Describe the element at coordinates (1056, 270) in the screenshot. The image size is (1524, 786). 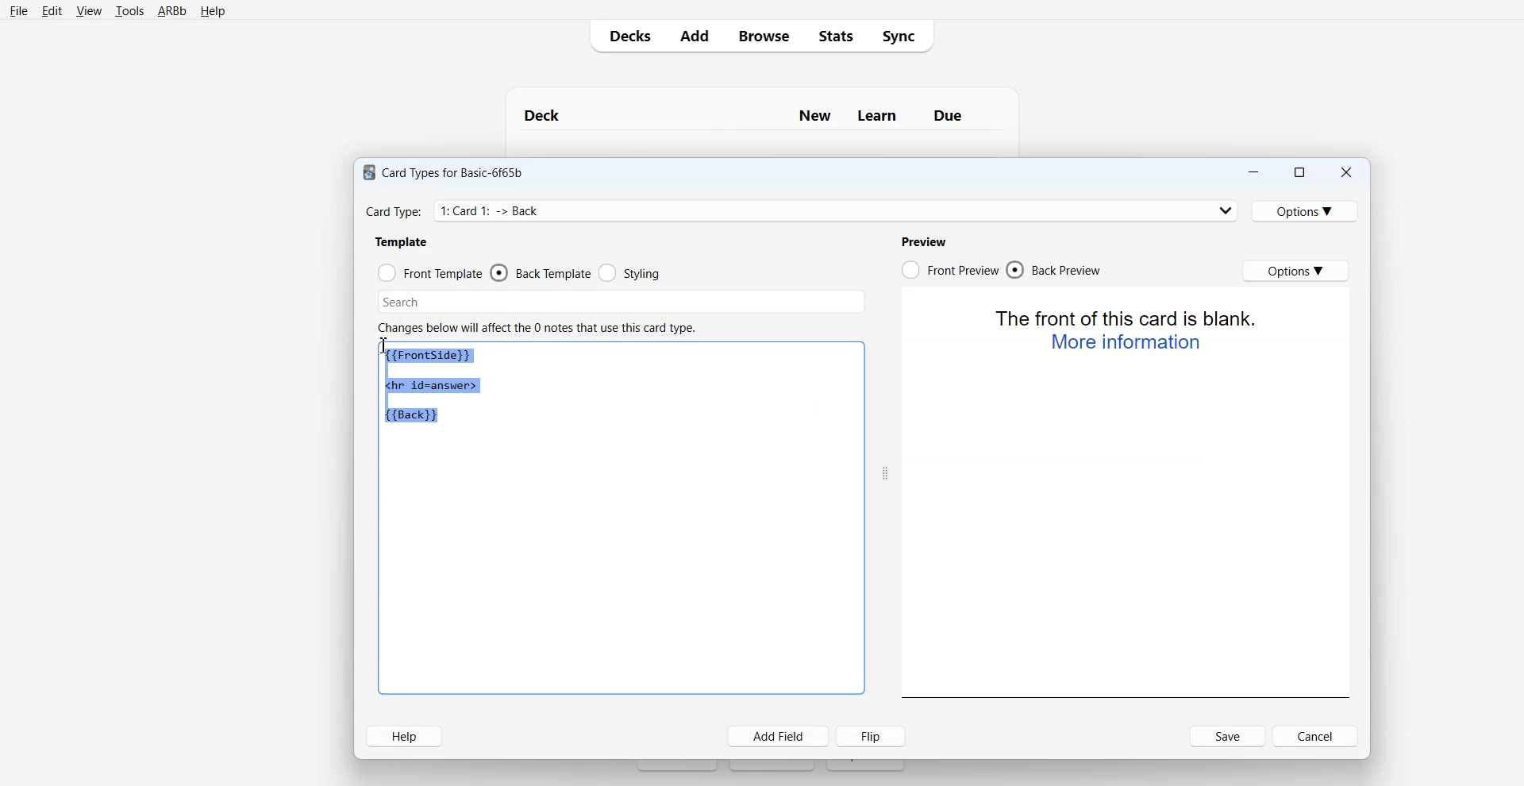
I see `Back Preview` at that location.